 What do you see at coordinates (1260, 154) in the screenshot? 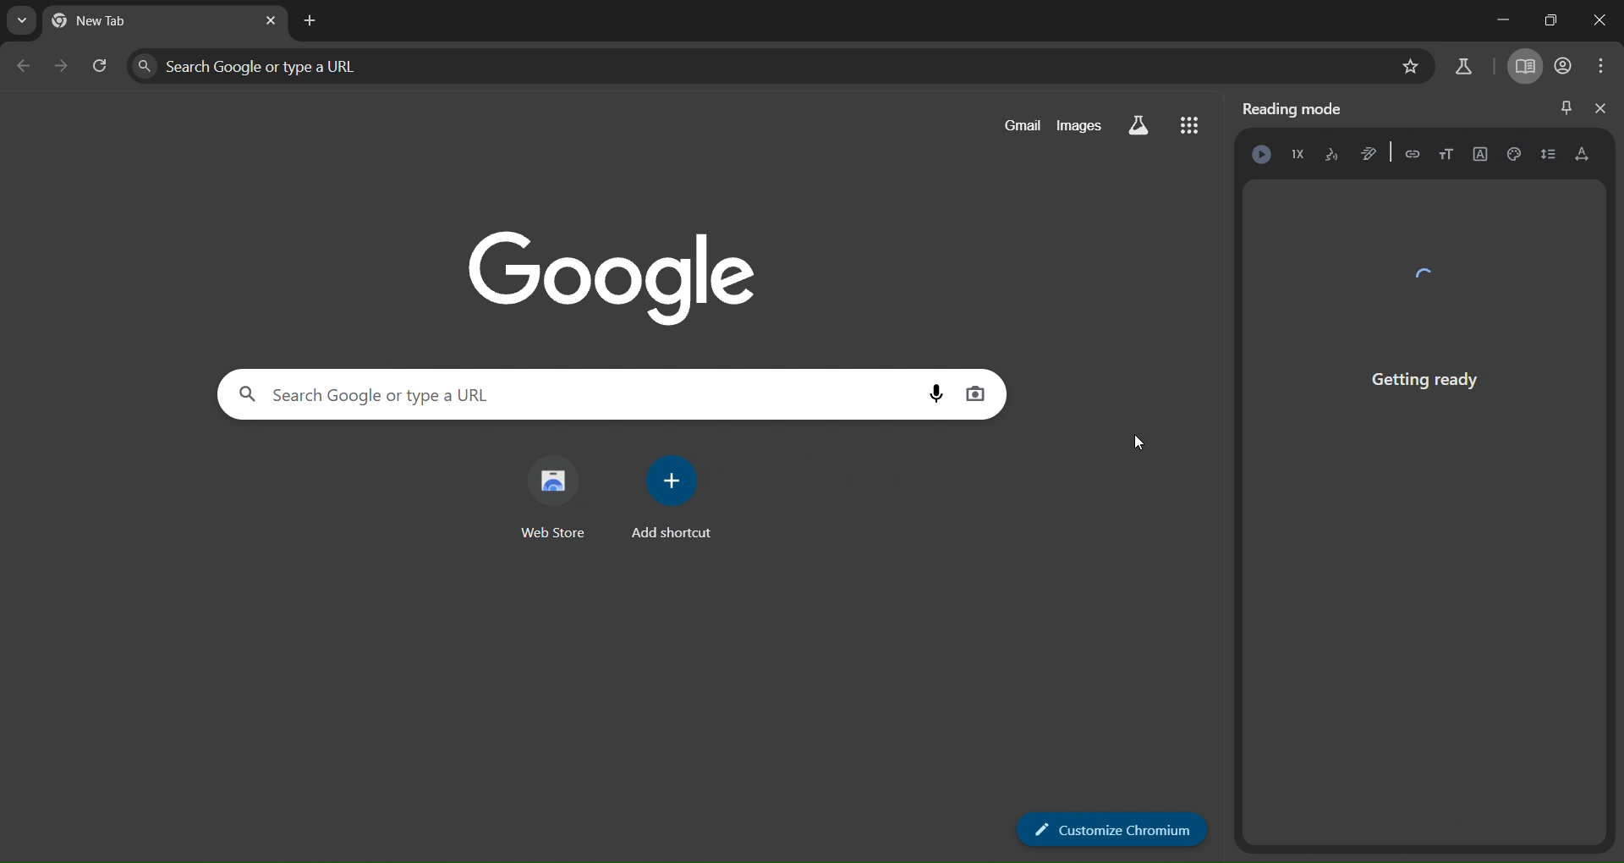
I see `icon` at bounding box center [1260, 154].